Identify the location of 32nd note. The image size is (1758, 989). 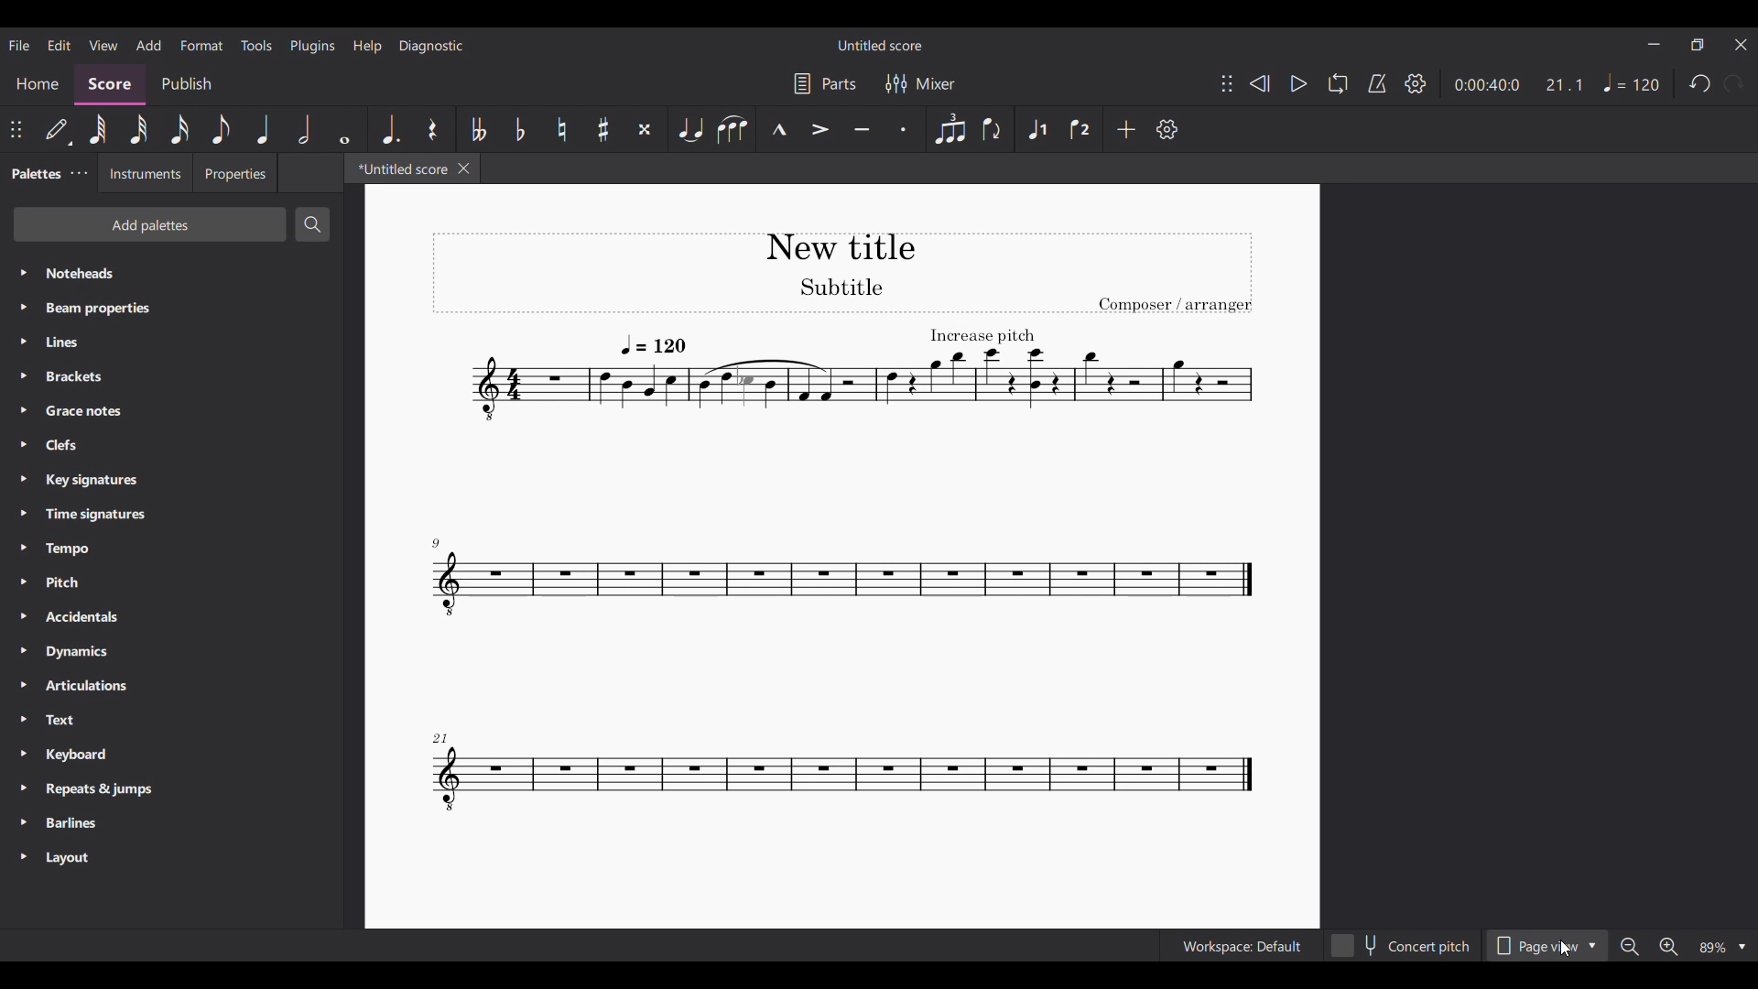
(138, 130).